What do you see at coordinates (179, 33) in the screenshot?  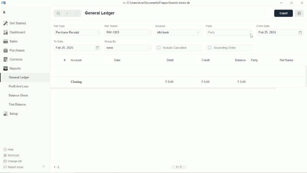 I see `idbi bank` at bounding box center [179, 33].